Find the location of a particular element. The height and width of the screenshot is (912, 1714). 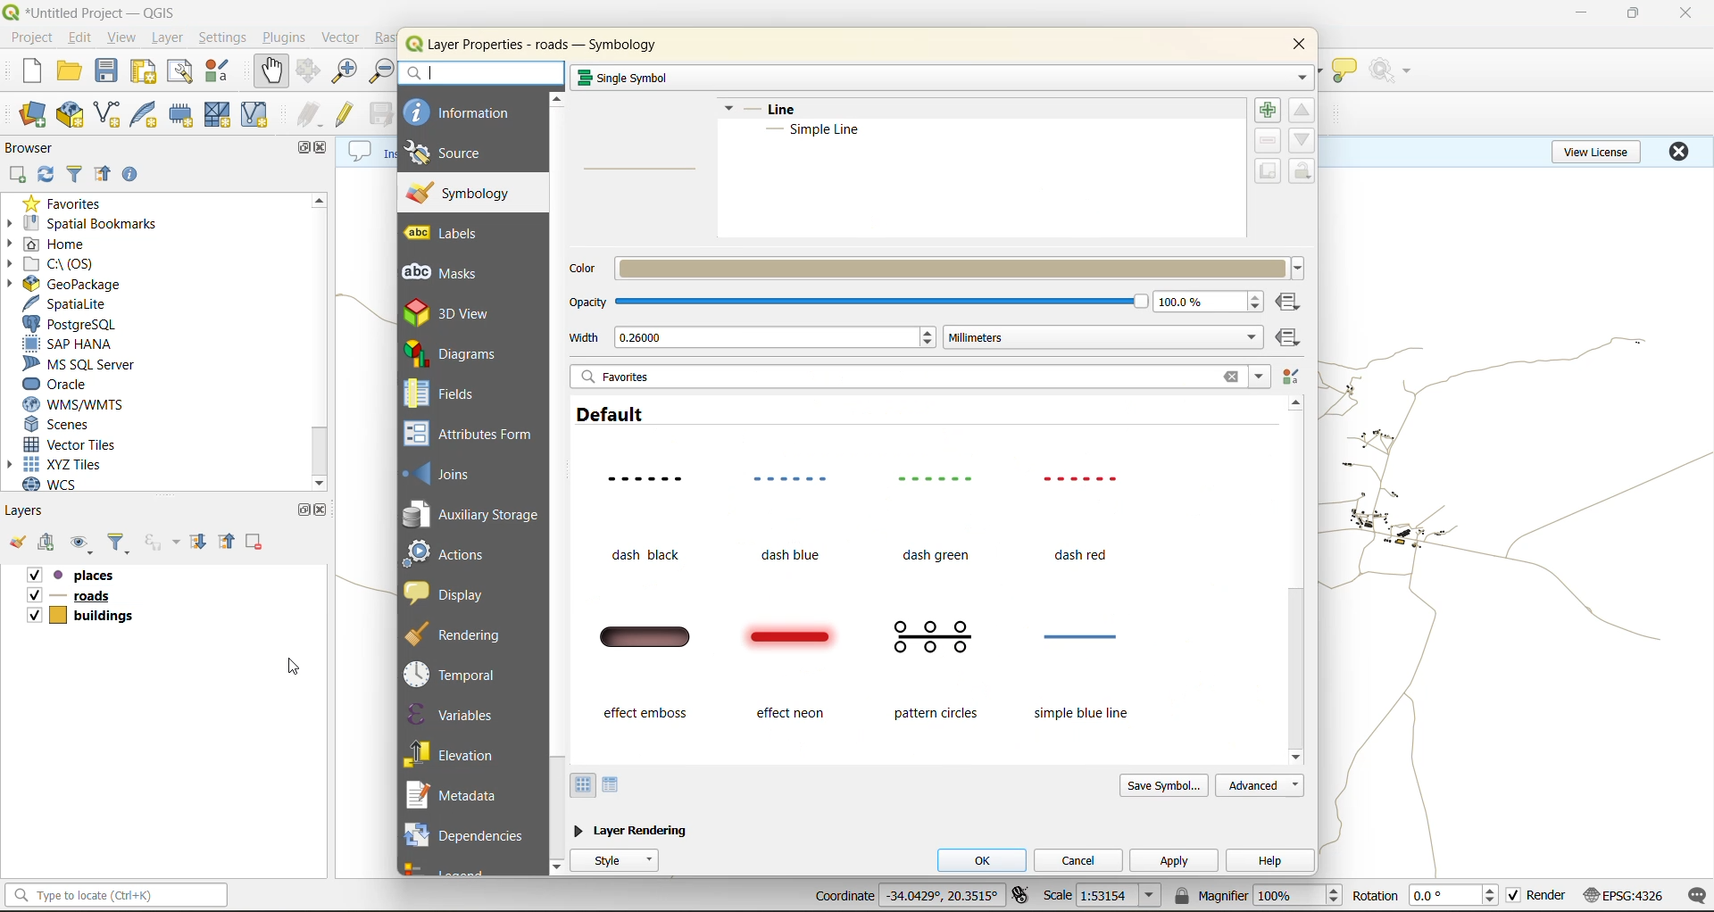

width is located at coordinates (756, 336).